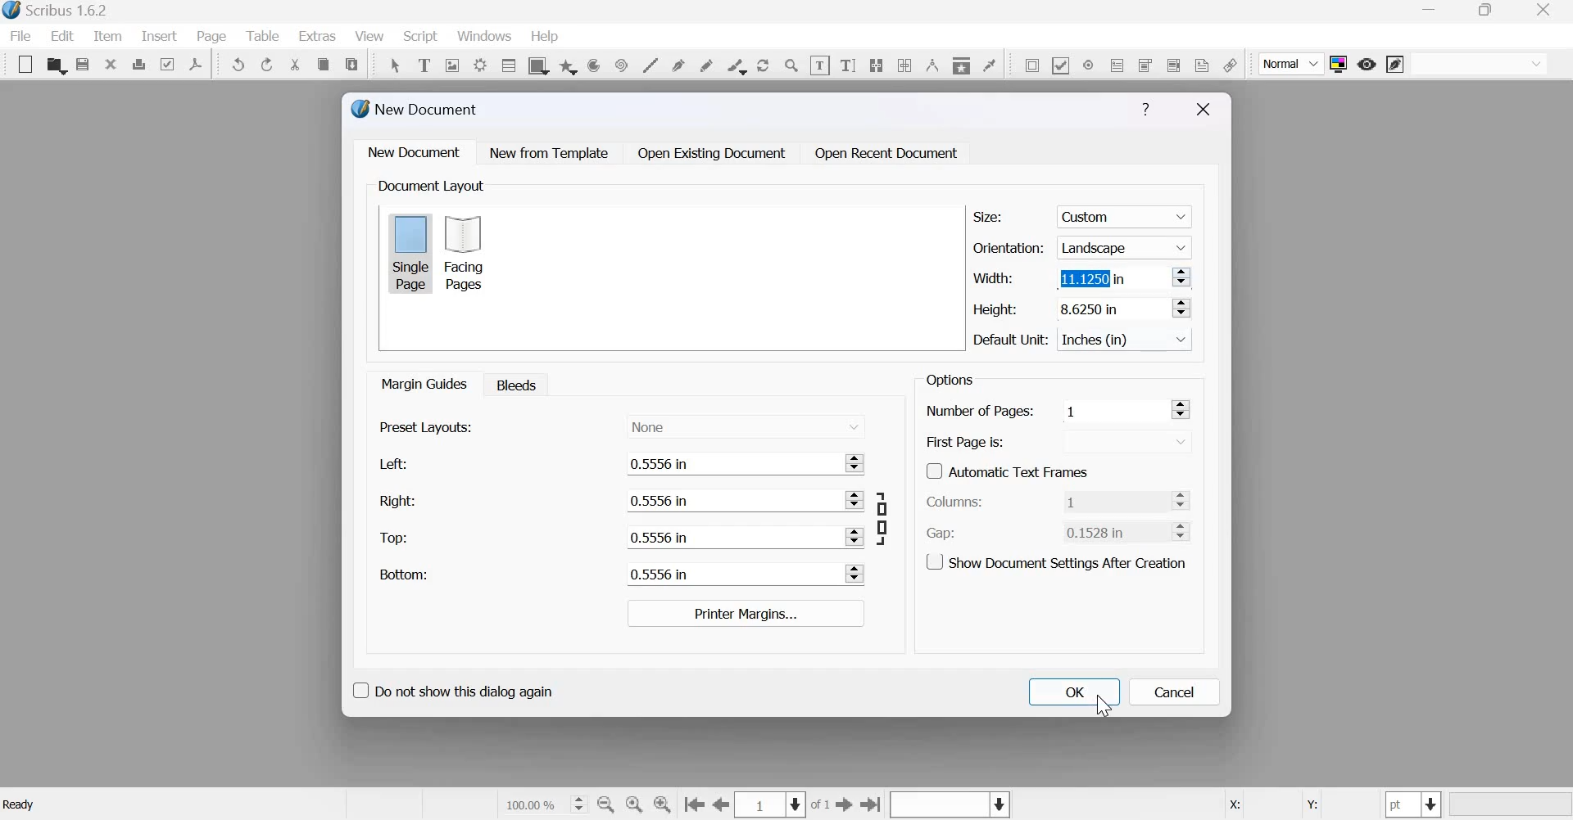 The width and height of the screenshot is (1573, 820). Describe the element at coordinates (1126, 246) in the screenshot. I see `Landscape` at that location.